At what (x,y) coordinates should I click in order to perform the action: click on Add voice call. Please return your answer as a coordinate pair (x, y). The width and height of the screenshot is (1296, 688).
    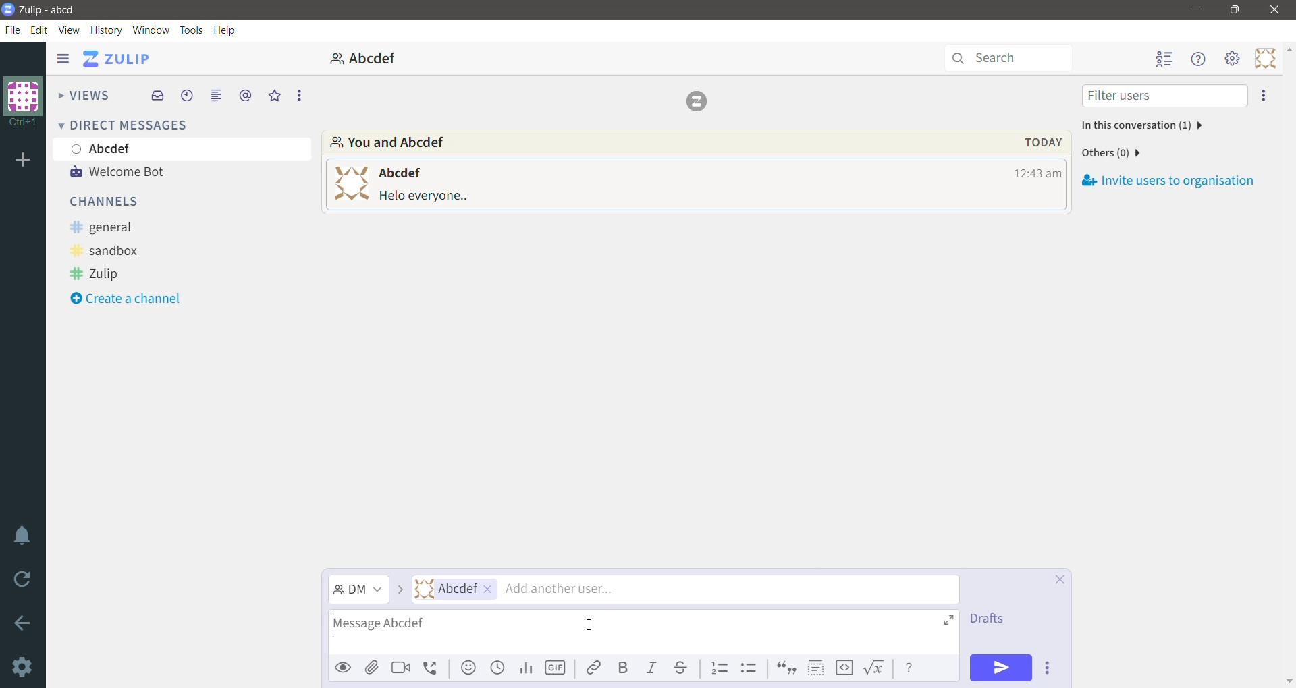
    Looking at the image, I should click on (433, 669).